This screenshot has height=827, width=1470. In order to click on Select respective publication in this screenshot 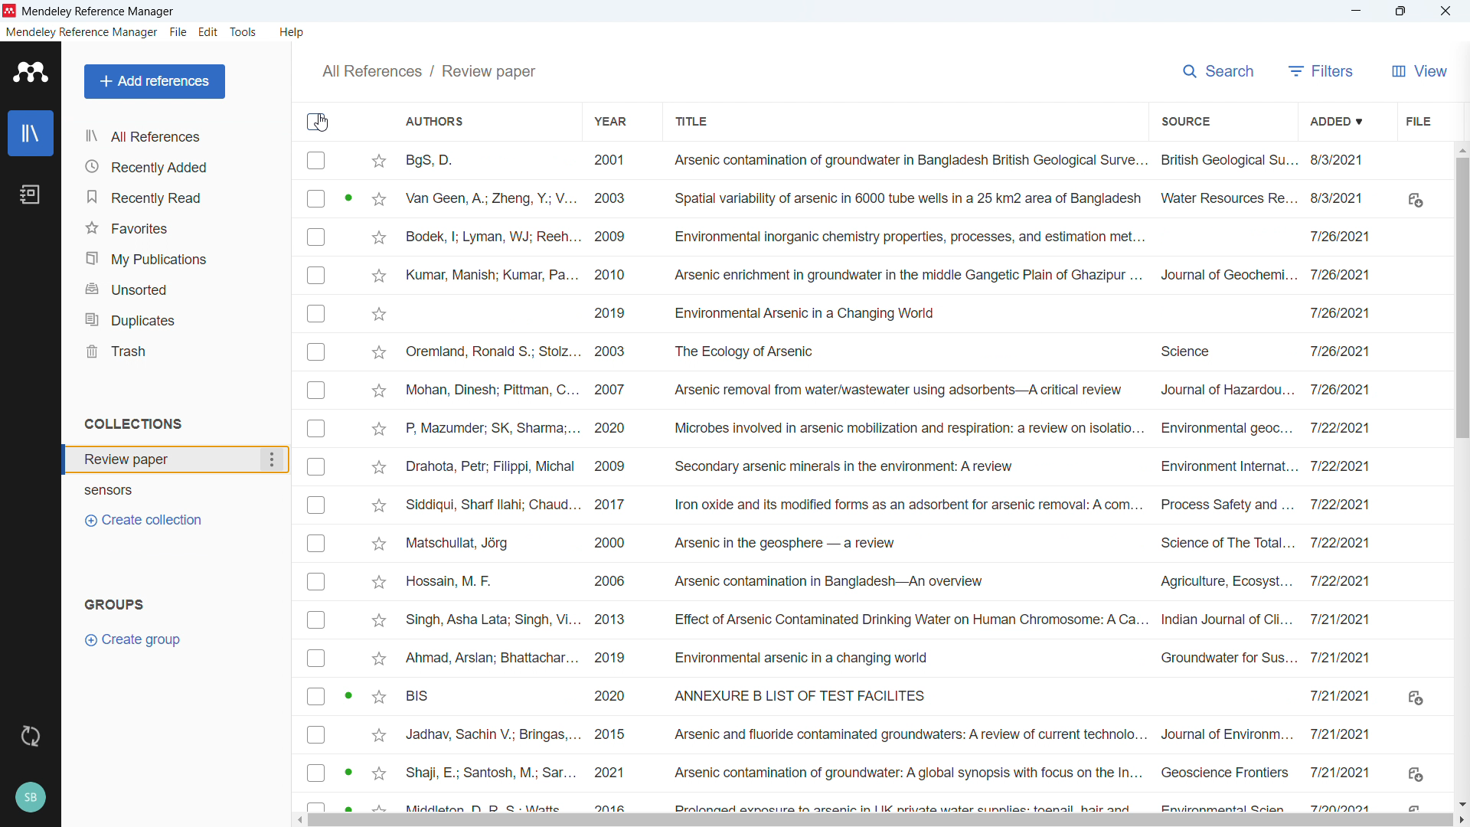, I will do `click(315, 581)`.